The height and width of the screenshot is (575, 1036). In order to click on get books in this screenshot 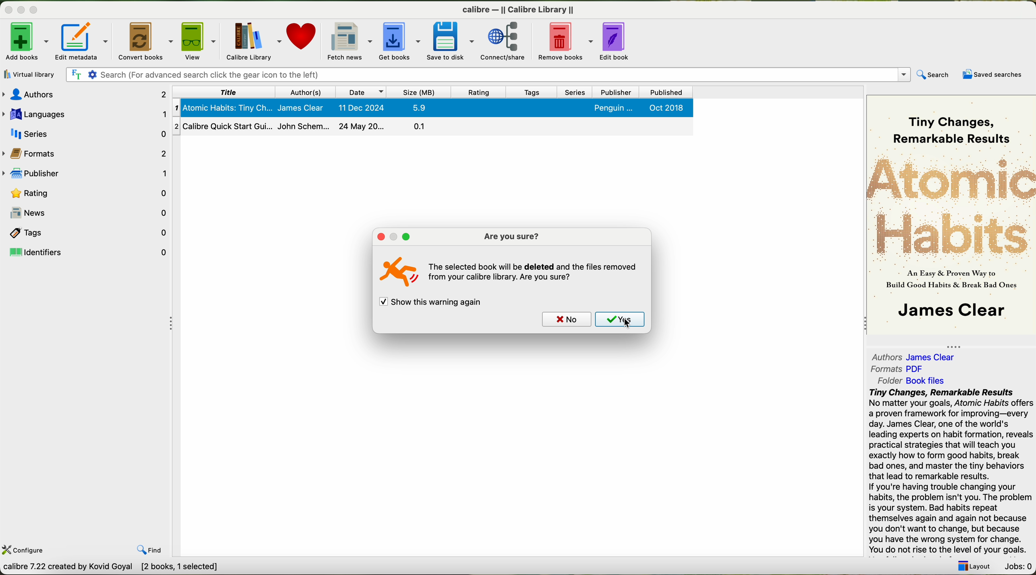, I will do `click(397, 41)`.